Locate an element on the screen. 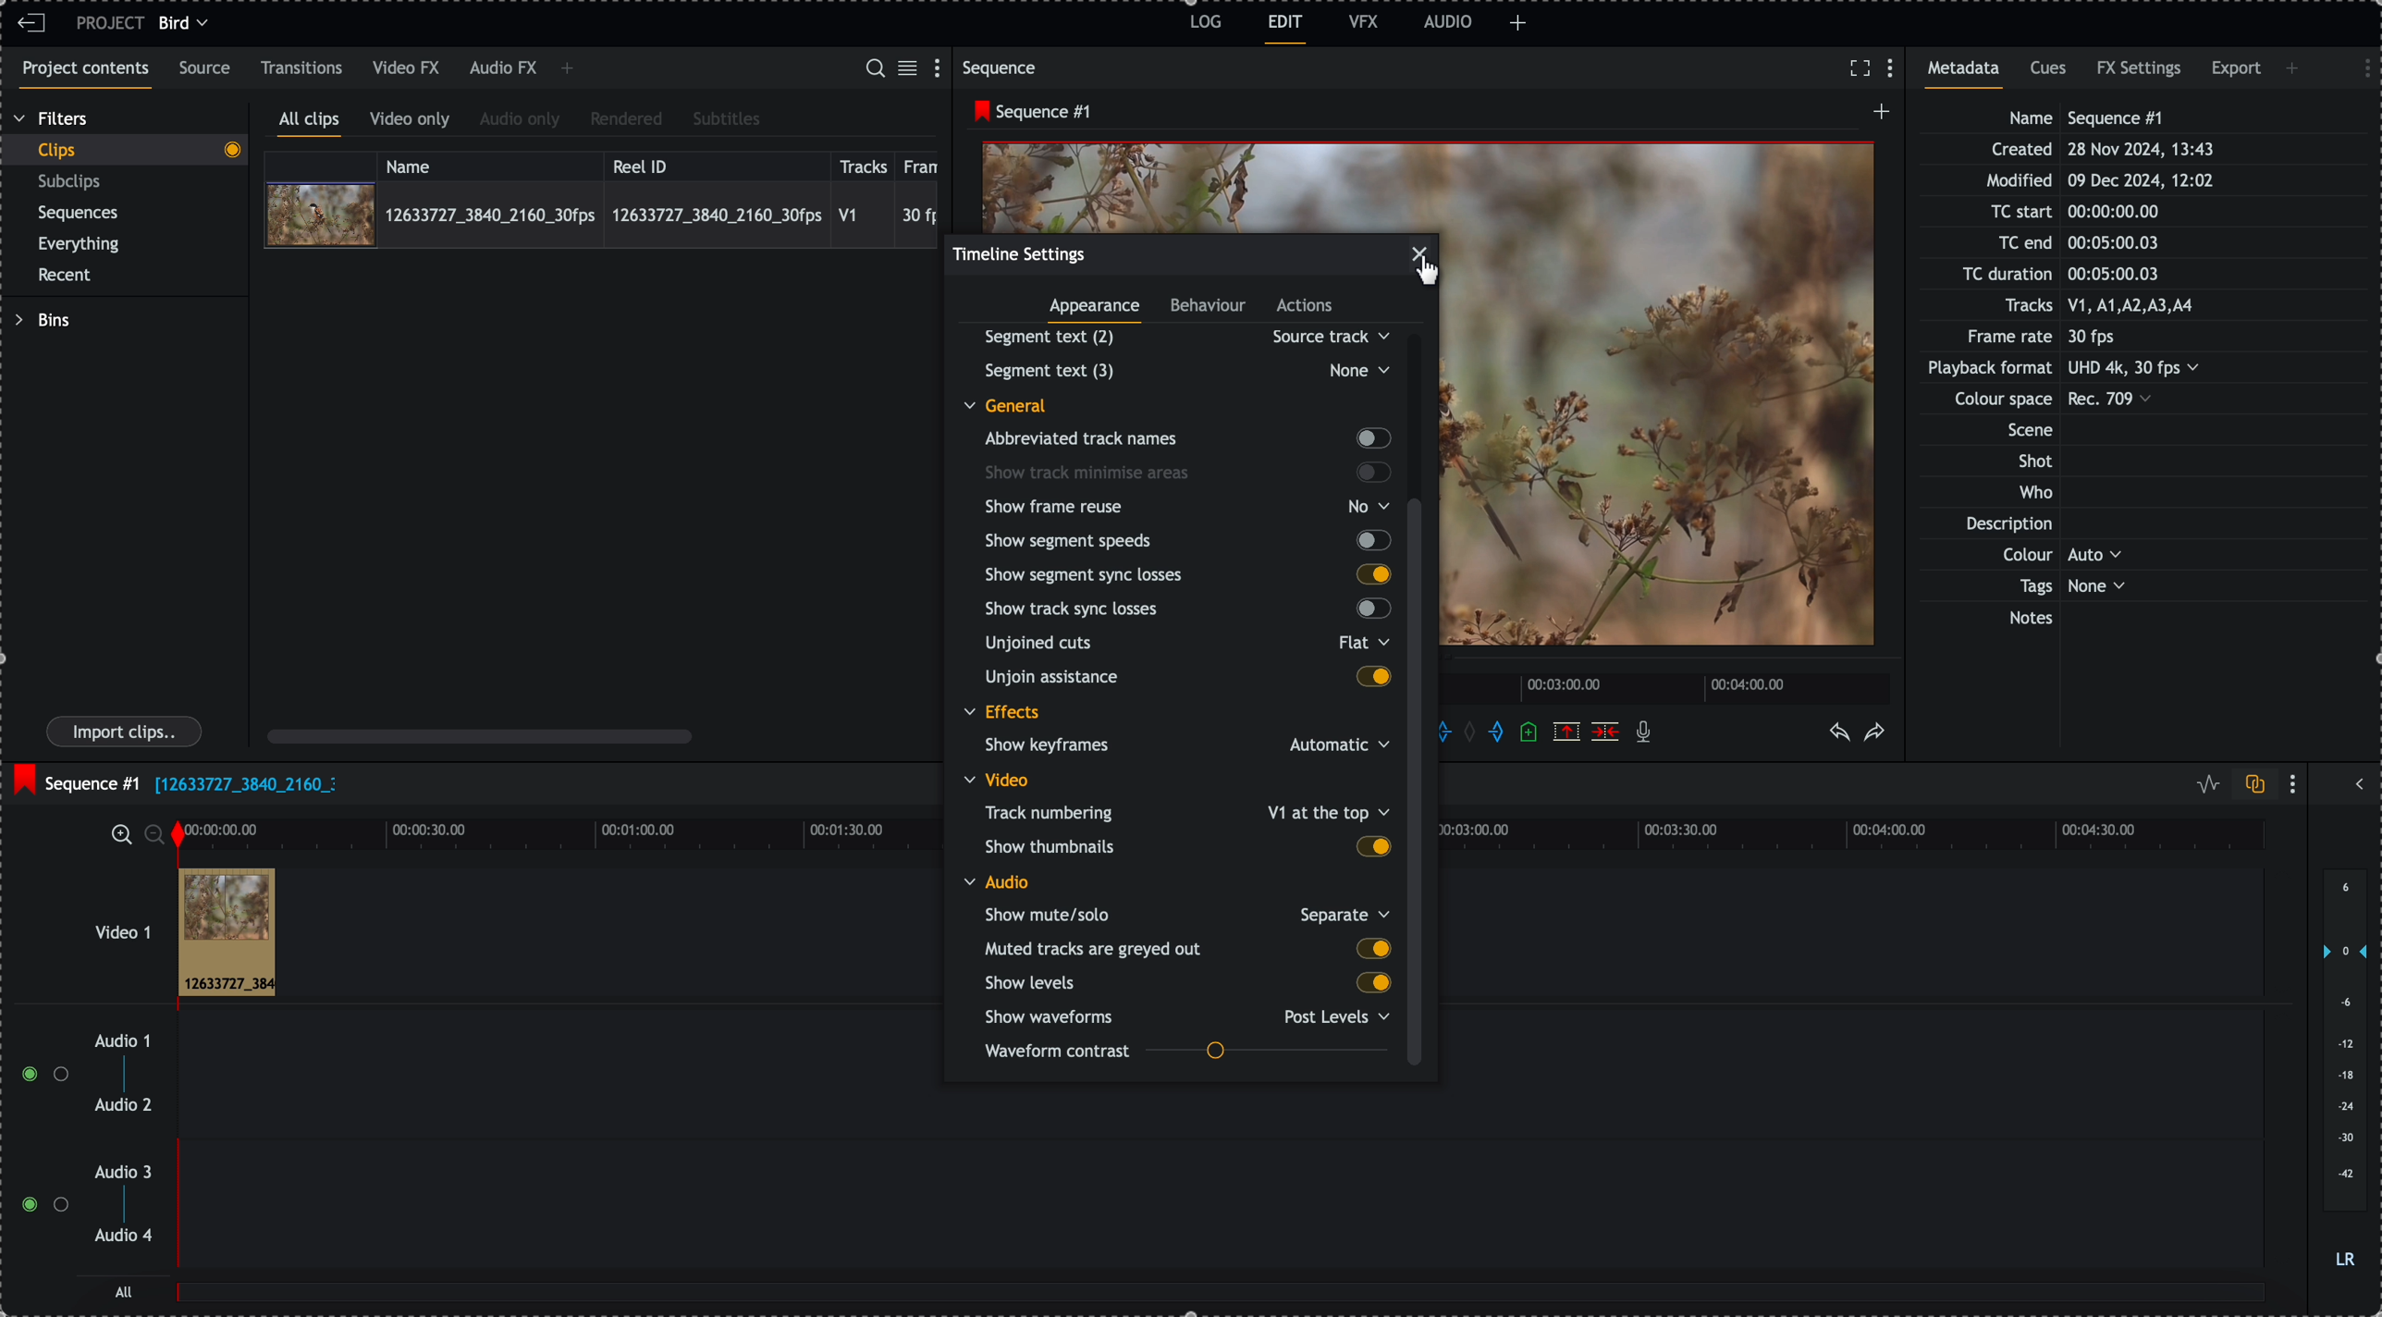  enable tracks is located at coordinates (37, 1140).